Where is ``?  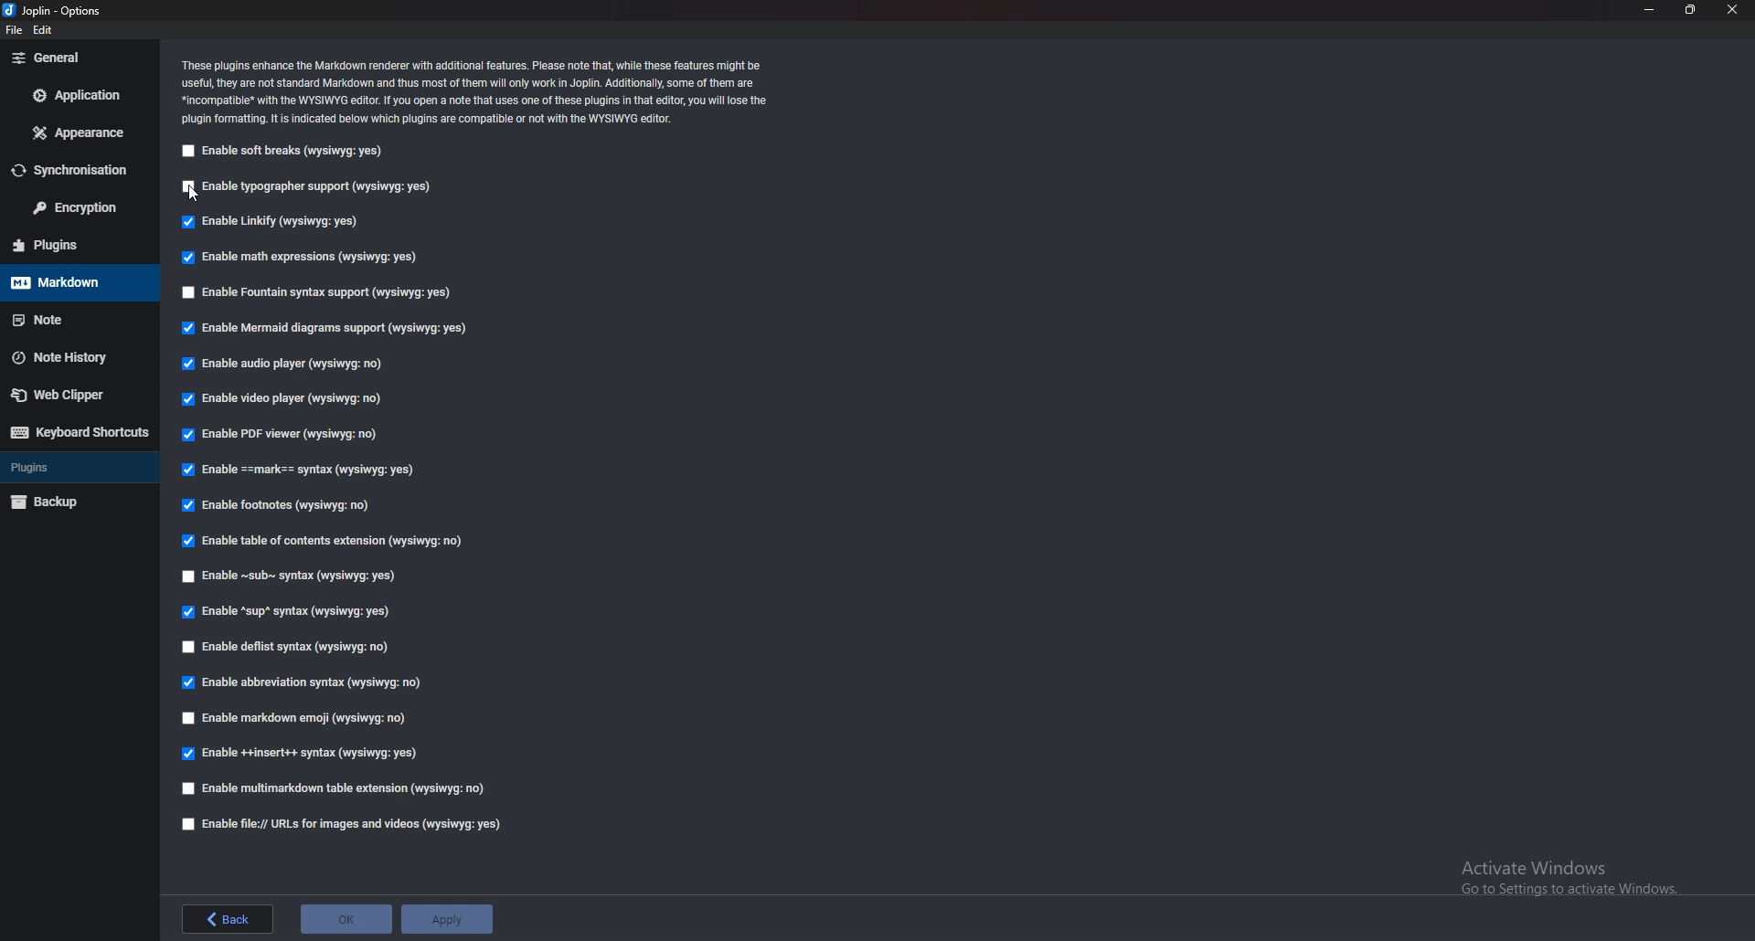  is located at coordinates (283, 364).